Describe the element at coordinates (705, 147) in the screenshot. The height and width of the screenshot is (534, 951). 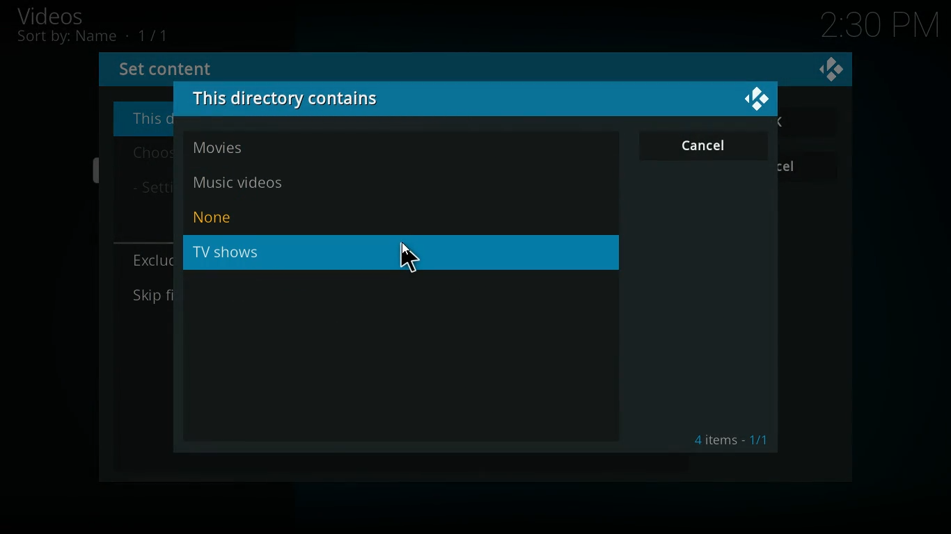
I see `cancel` at that location.